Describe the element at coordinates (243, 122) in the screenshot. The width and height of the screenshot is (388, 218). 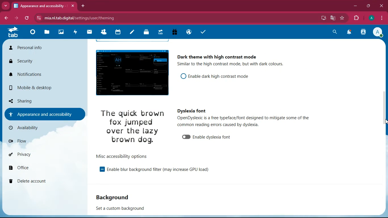
I see `description` at that location.